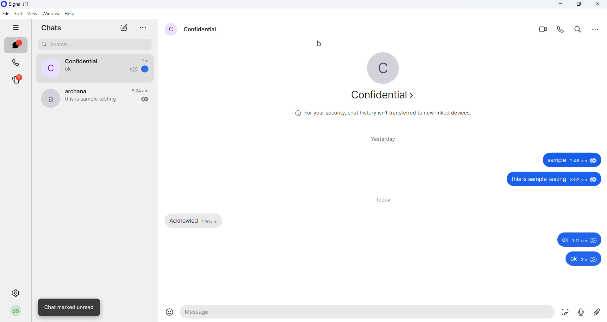  I want to click on last message, so click(91, 101).